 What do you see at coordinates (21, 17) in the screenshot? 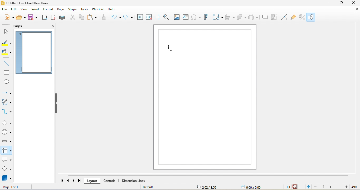
I see `open` at bounding box center [21, 17].